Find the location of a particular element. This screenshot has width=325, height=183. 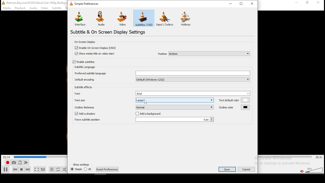

subtitle language is located at coordinates (84, 67).